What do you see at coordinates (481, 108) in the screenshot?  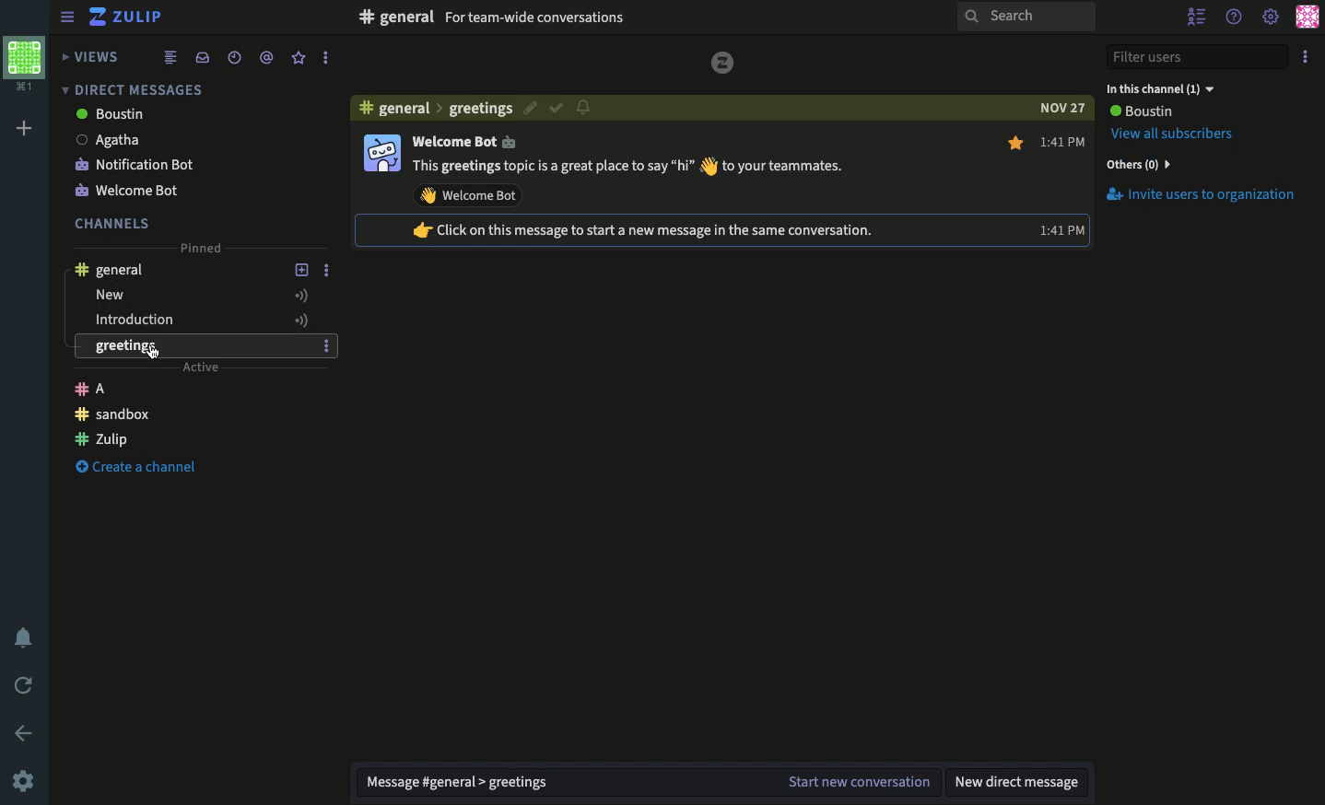 I see `greetings` at bounding box center [481, 108].